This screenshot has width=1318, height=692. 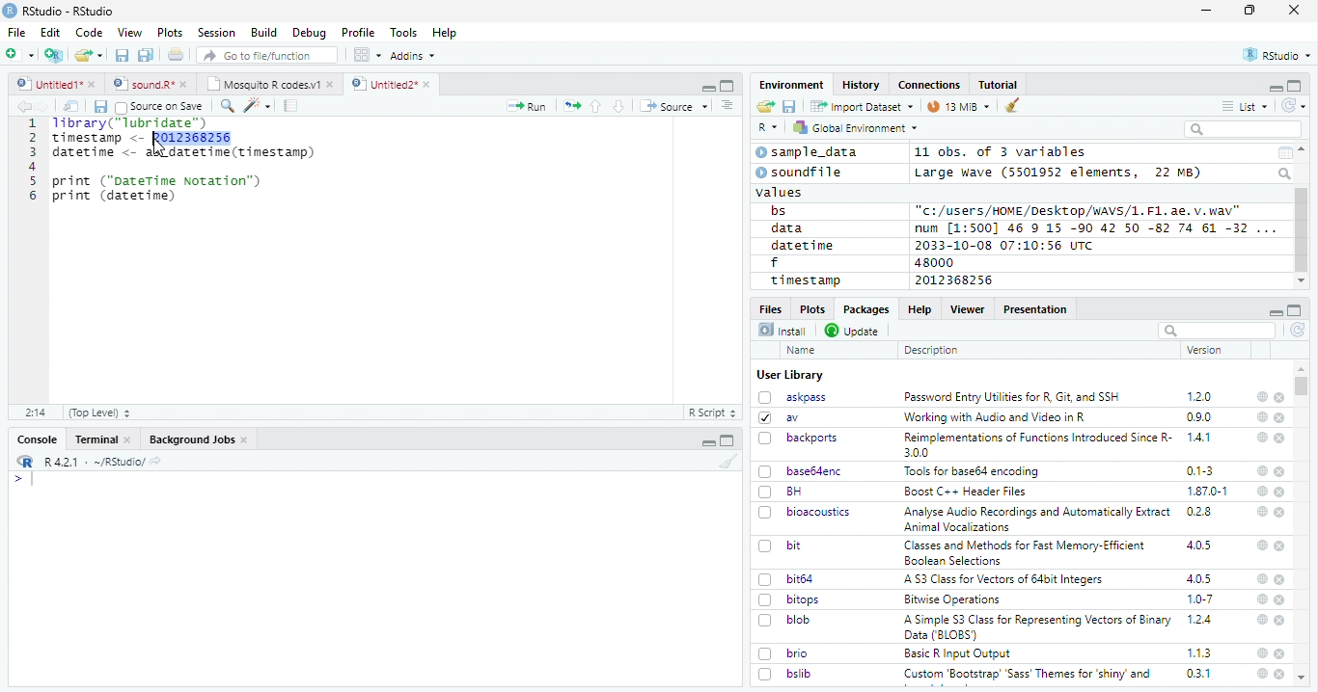 I want to click on Large wave (5501952 elements, 22 MB), so click(x=1060, y=173).